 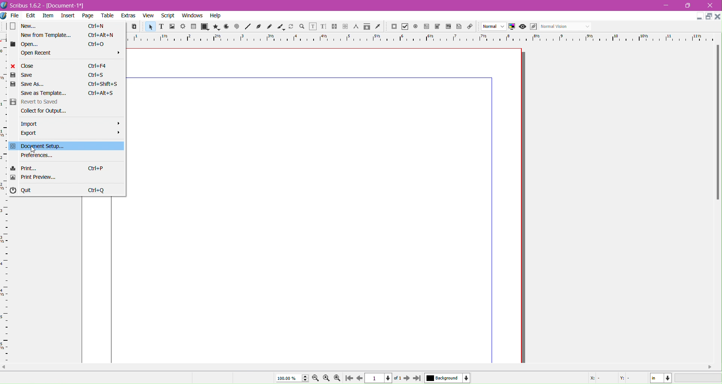 I want to click on pdf push button, so click(x=394, y=27).